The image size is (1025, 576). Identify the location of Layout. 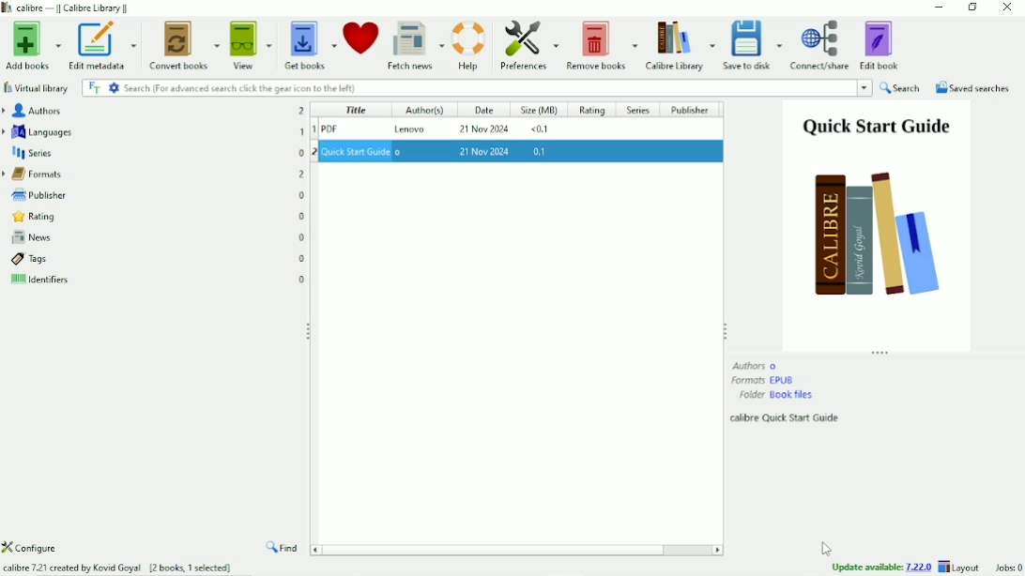
(961, 567).